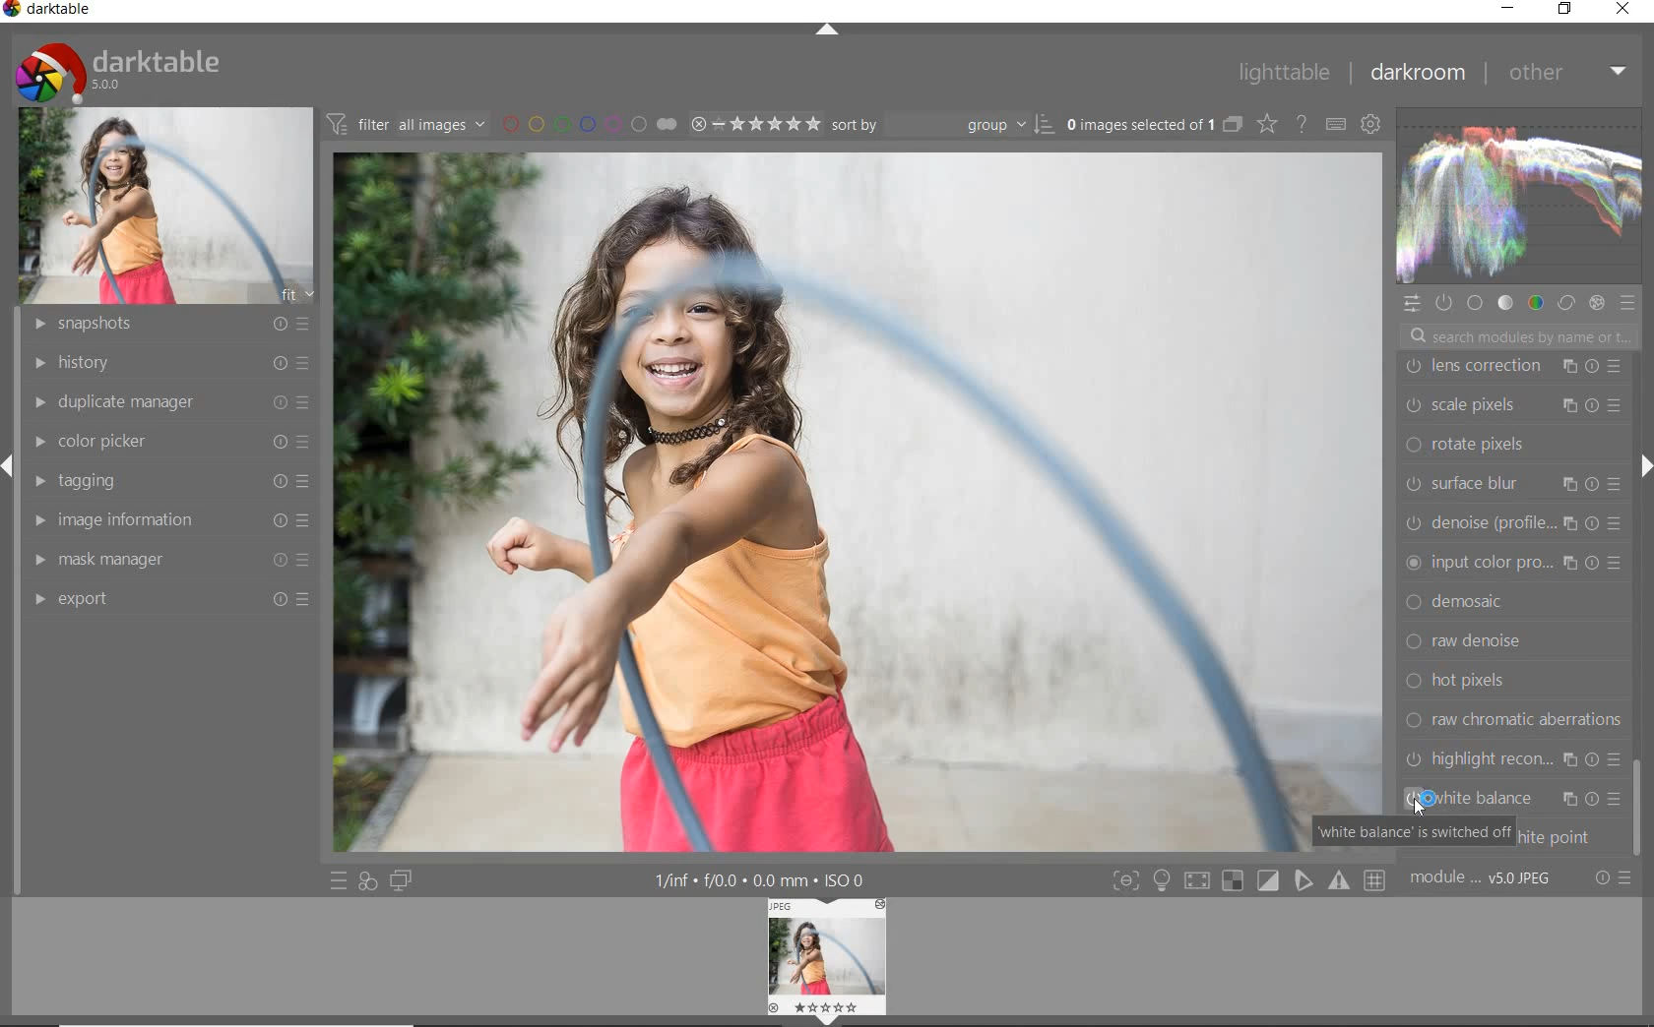 The width and height of the screenshot is (1654, 1027). I want to click on collapse grouped images, so click(1232, 126).